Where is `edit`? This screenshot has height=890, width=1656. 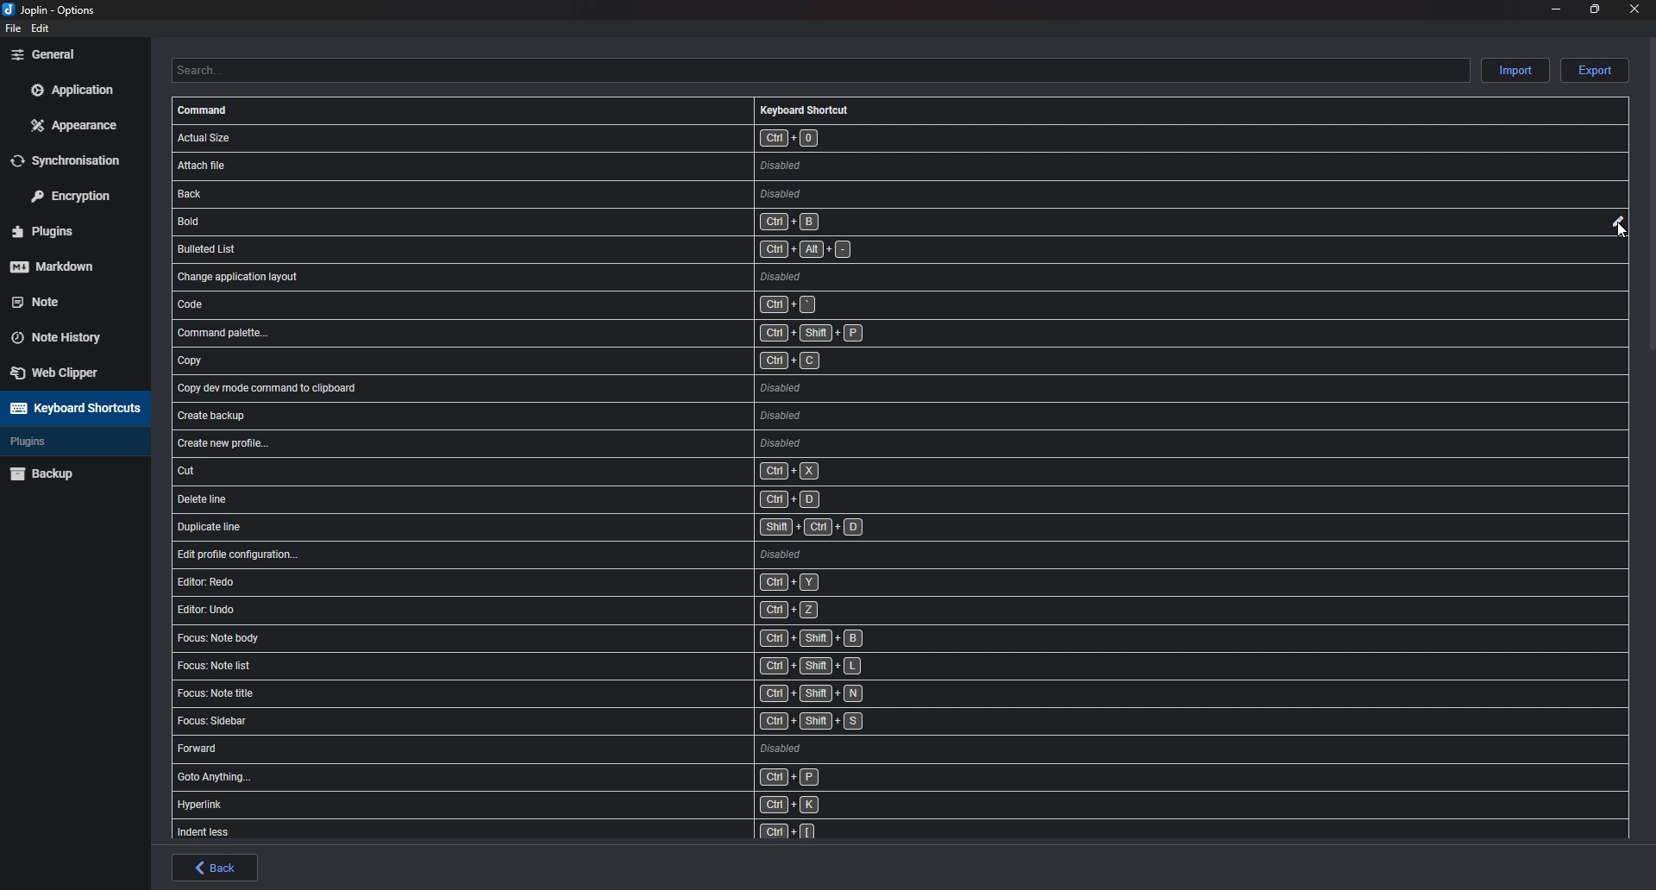 edit is located at coordinates (41, 28).